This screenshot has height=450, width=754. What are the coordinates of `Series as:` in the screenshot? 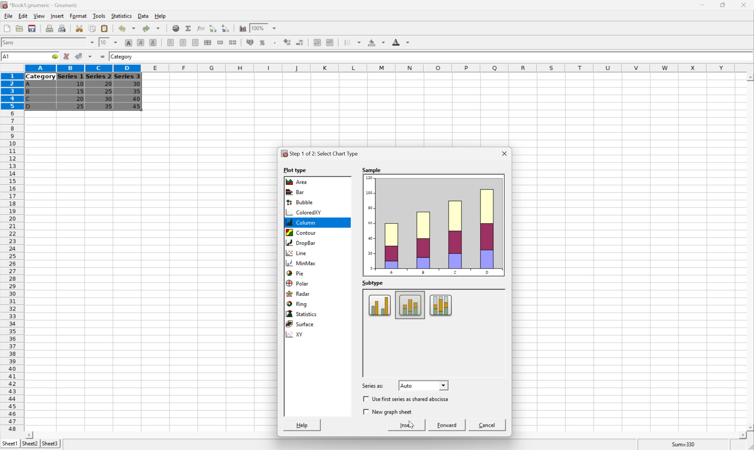 It's located at (373, 385).